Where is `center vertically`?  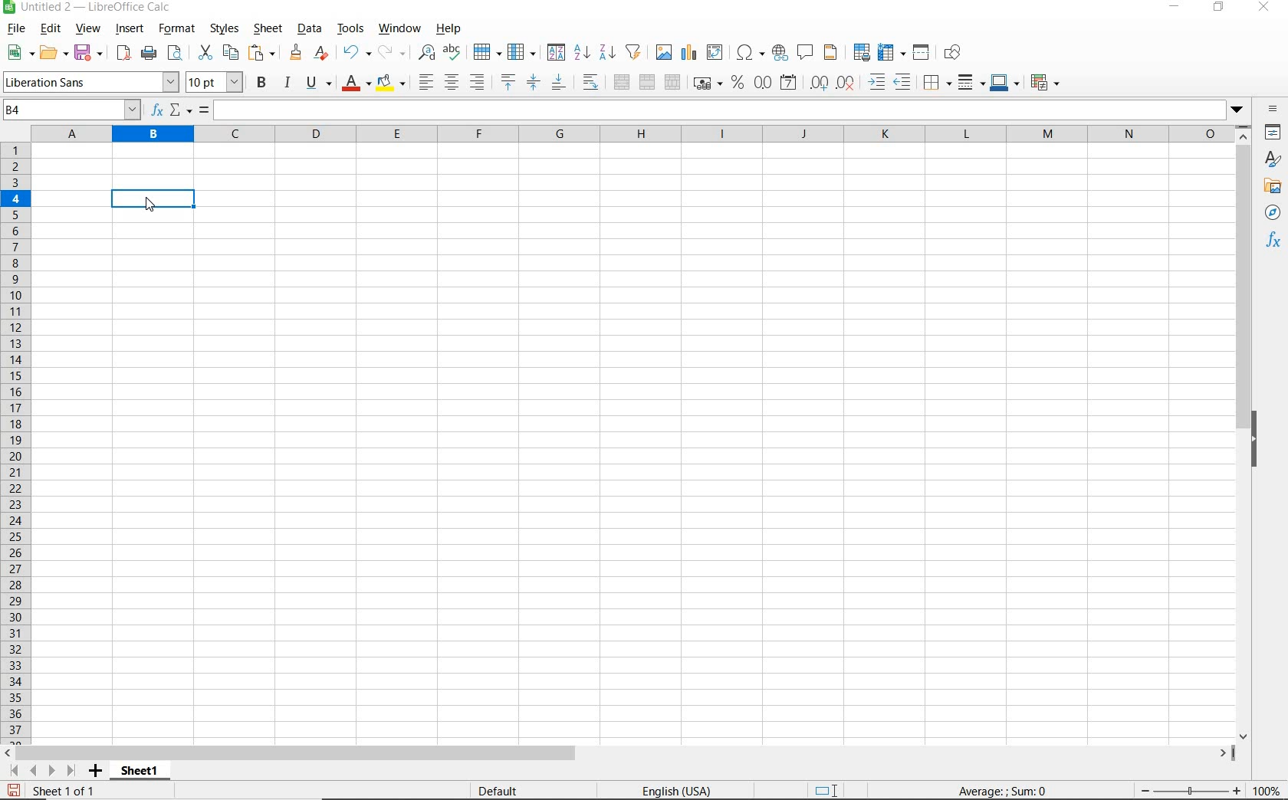
center vertically is located at coordinates (534, 84).